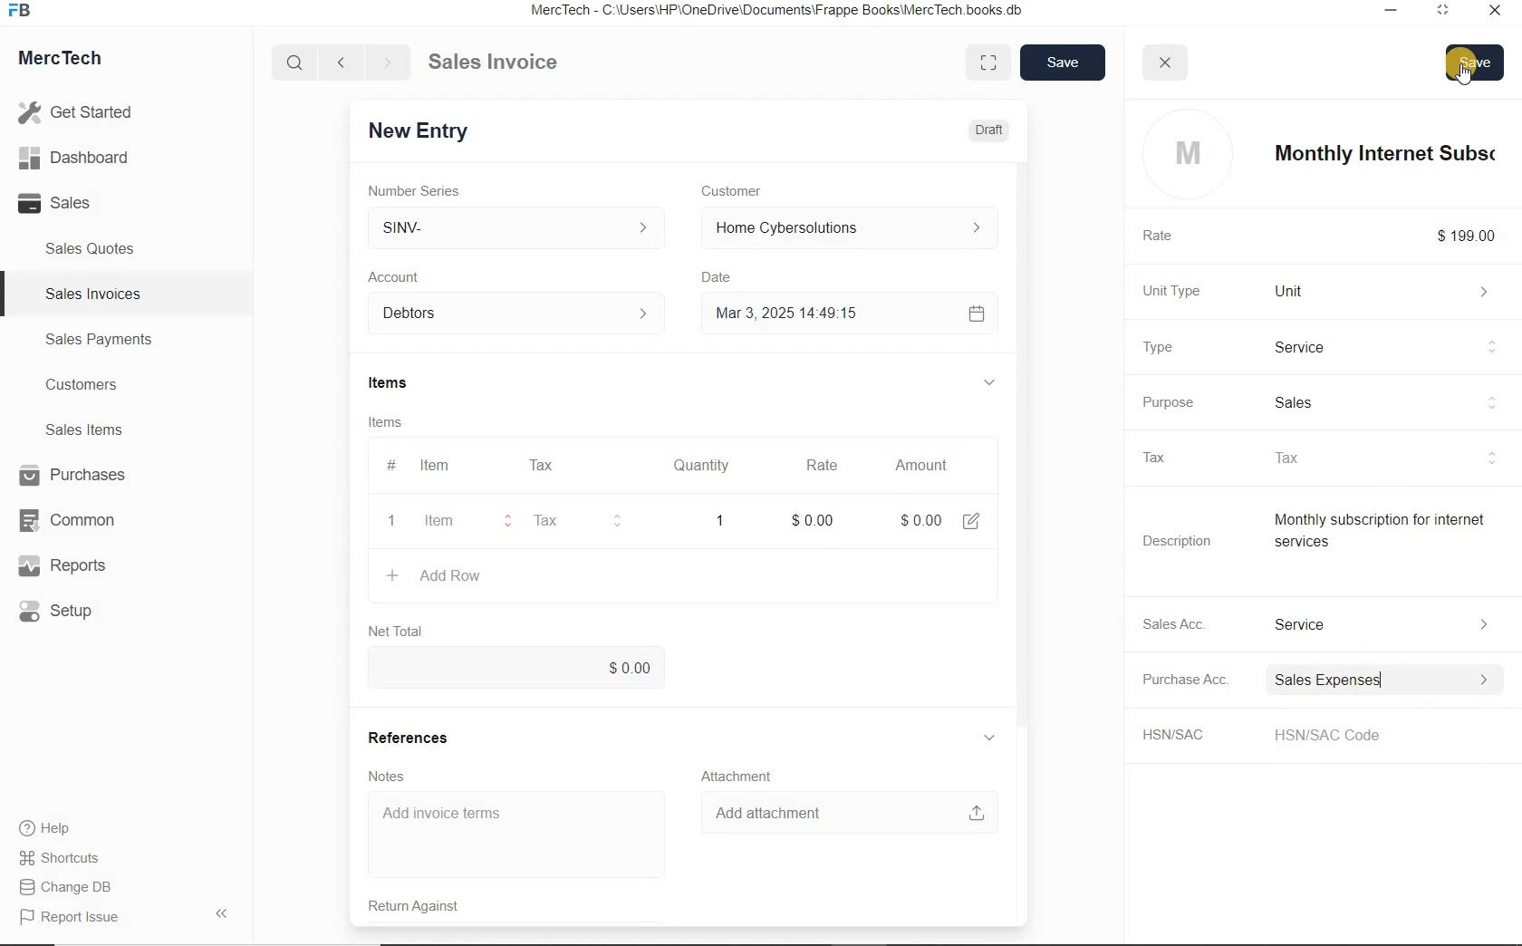 The image size is (1522, 946). Describe the element at coordinates (1379, 681) in the screenshot. I see `Expense` at that location.